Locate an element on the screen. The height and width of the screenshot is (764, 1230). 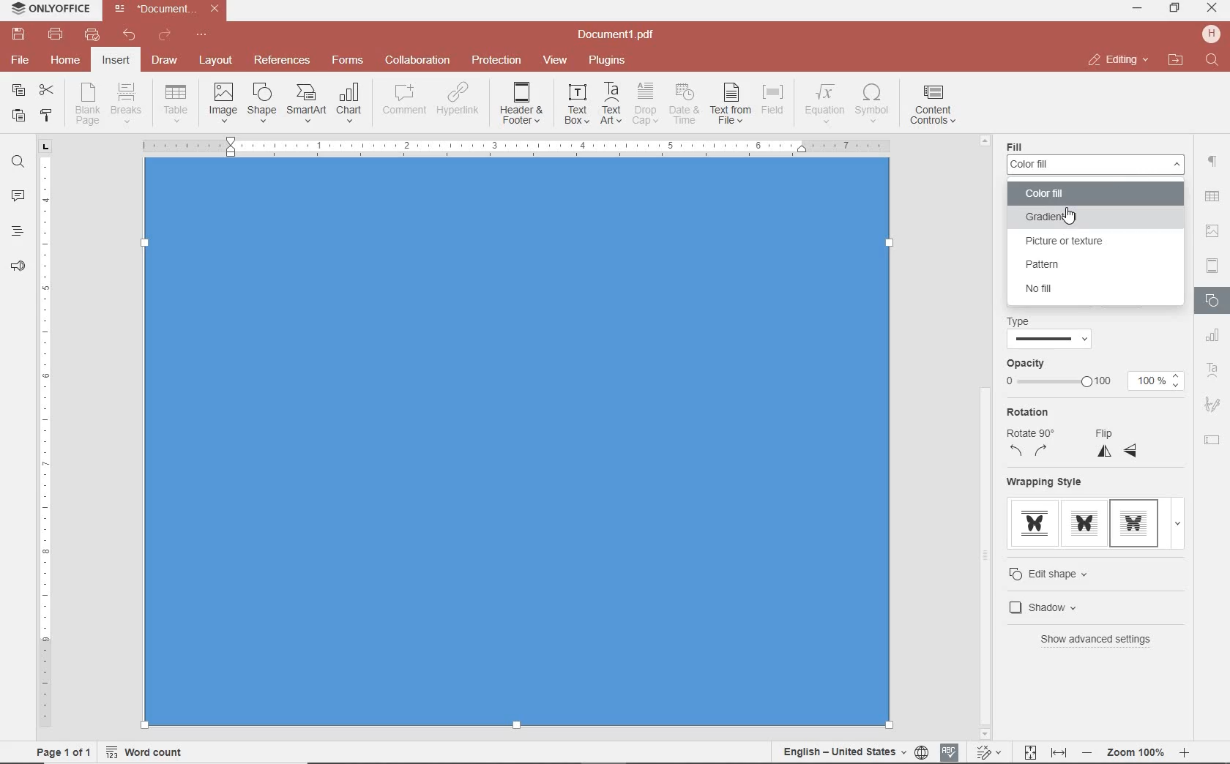
set document language is located at coordinates (854, 752).